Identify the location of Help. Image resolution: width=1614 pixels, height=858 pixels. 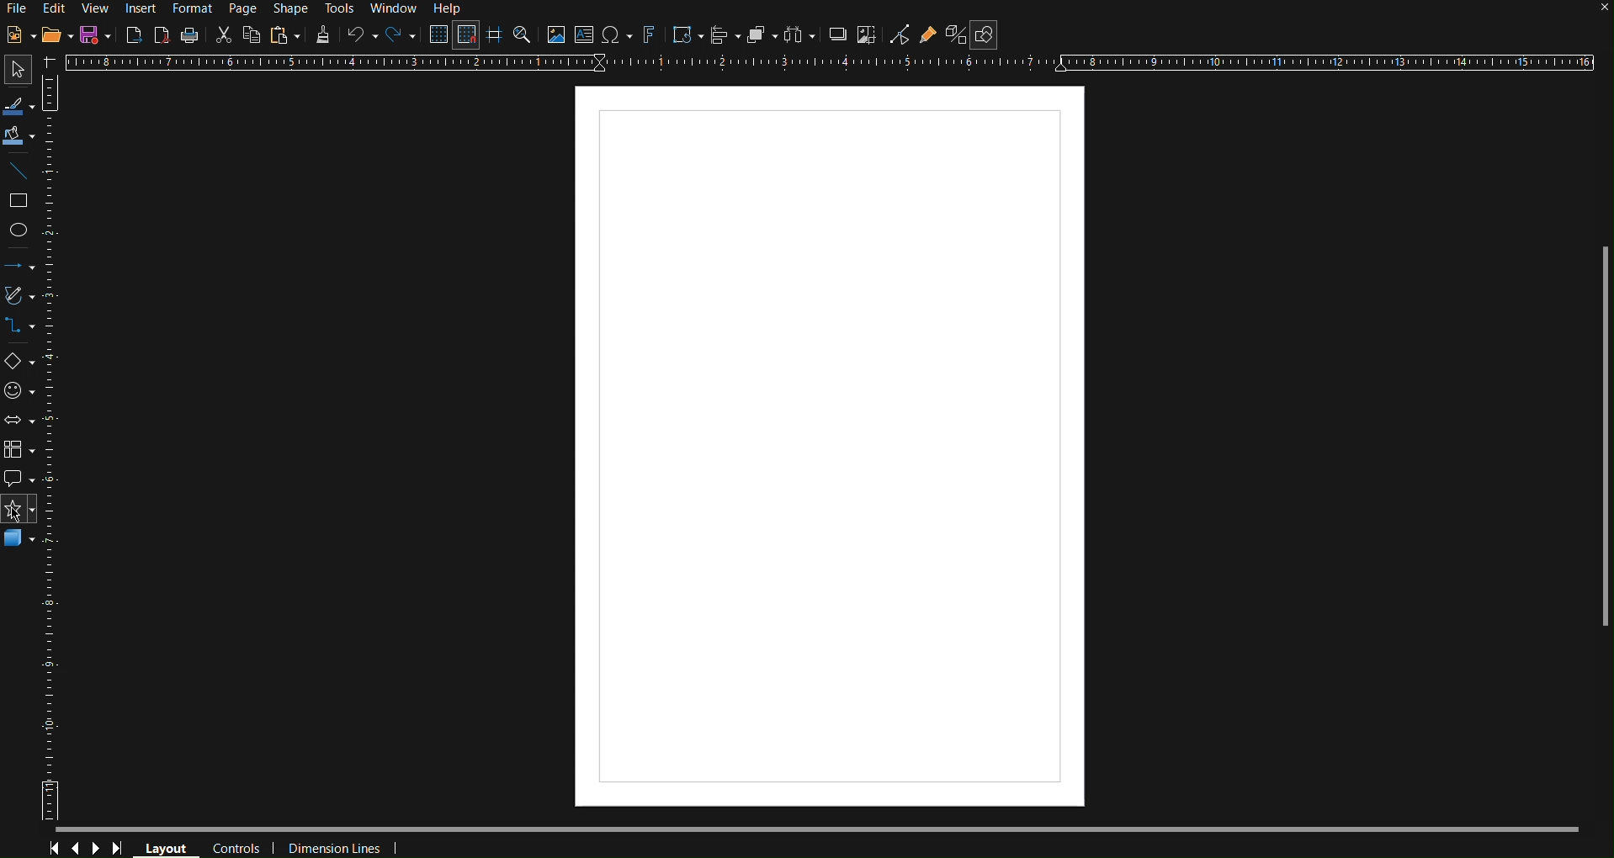
(450, 10).